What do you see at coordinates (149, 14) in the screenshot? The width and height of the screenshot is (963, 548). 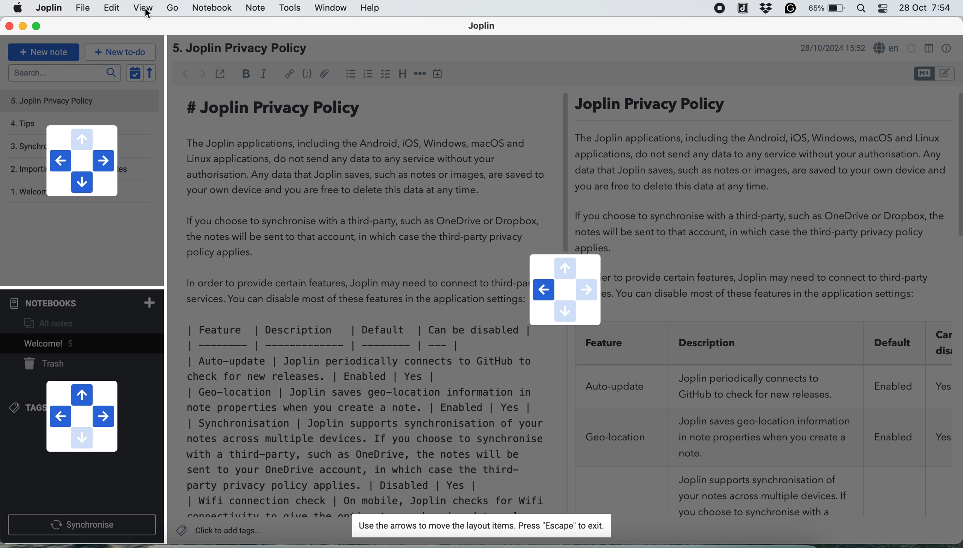 I see `cursor` at bounding box center [149, 14].